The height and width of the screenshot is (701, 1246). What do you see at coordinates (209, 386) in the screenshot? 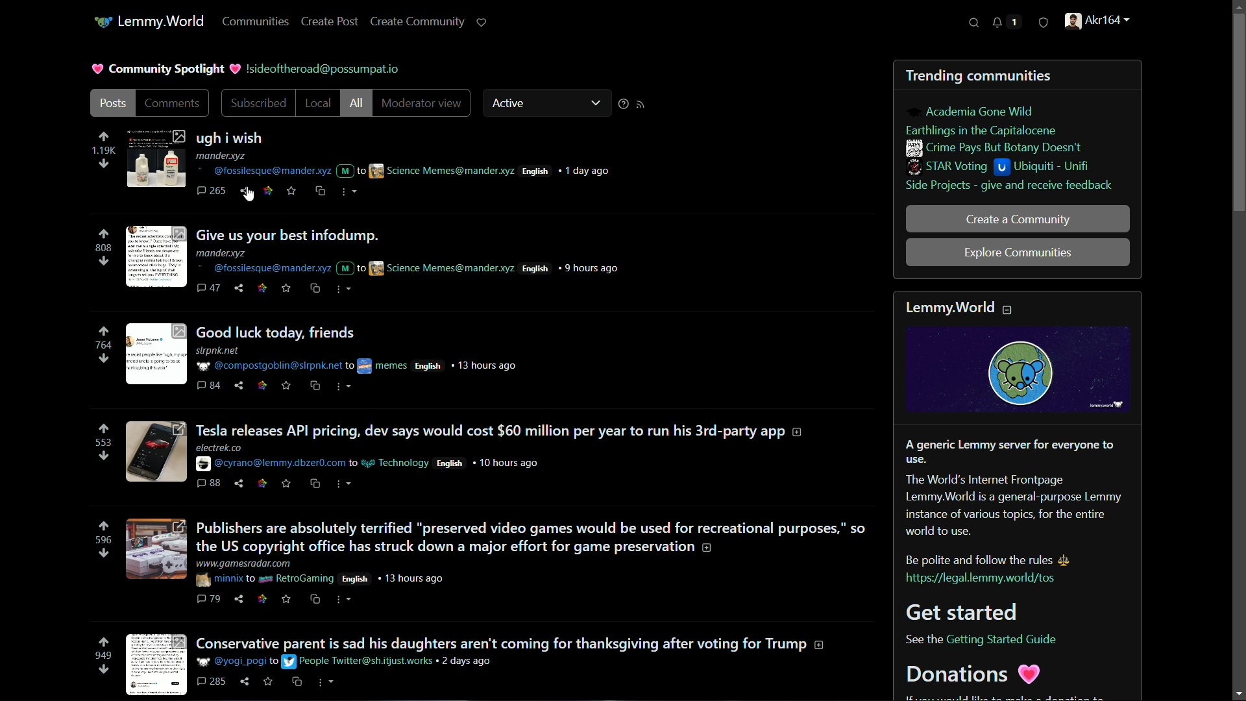
I see `84 comments` at bounding box center [209, 386].